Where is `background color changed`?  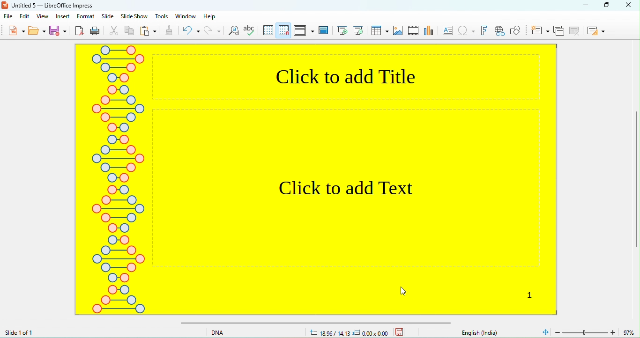 background color changed is located at coordinates (354, 178).